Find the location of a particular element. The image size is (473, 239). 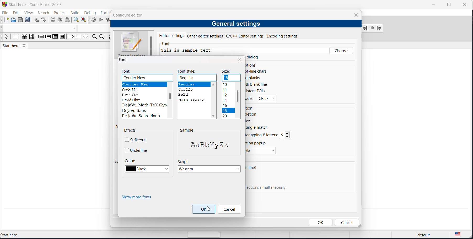

counting loop is located at coordinates (55, 37).